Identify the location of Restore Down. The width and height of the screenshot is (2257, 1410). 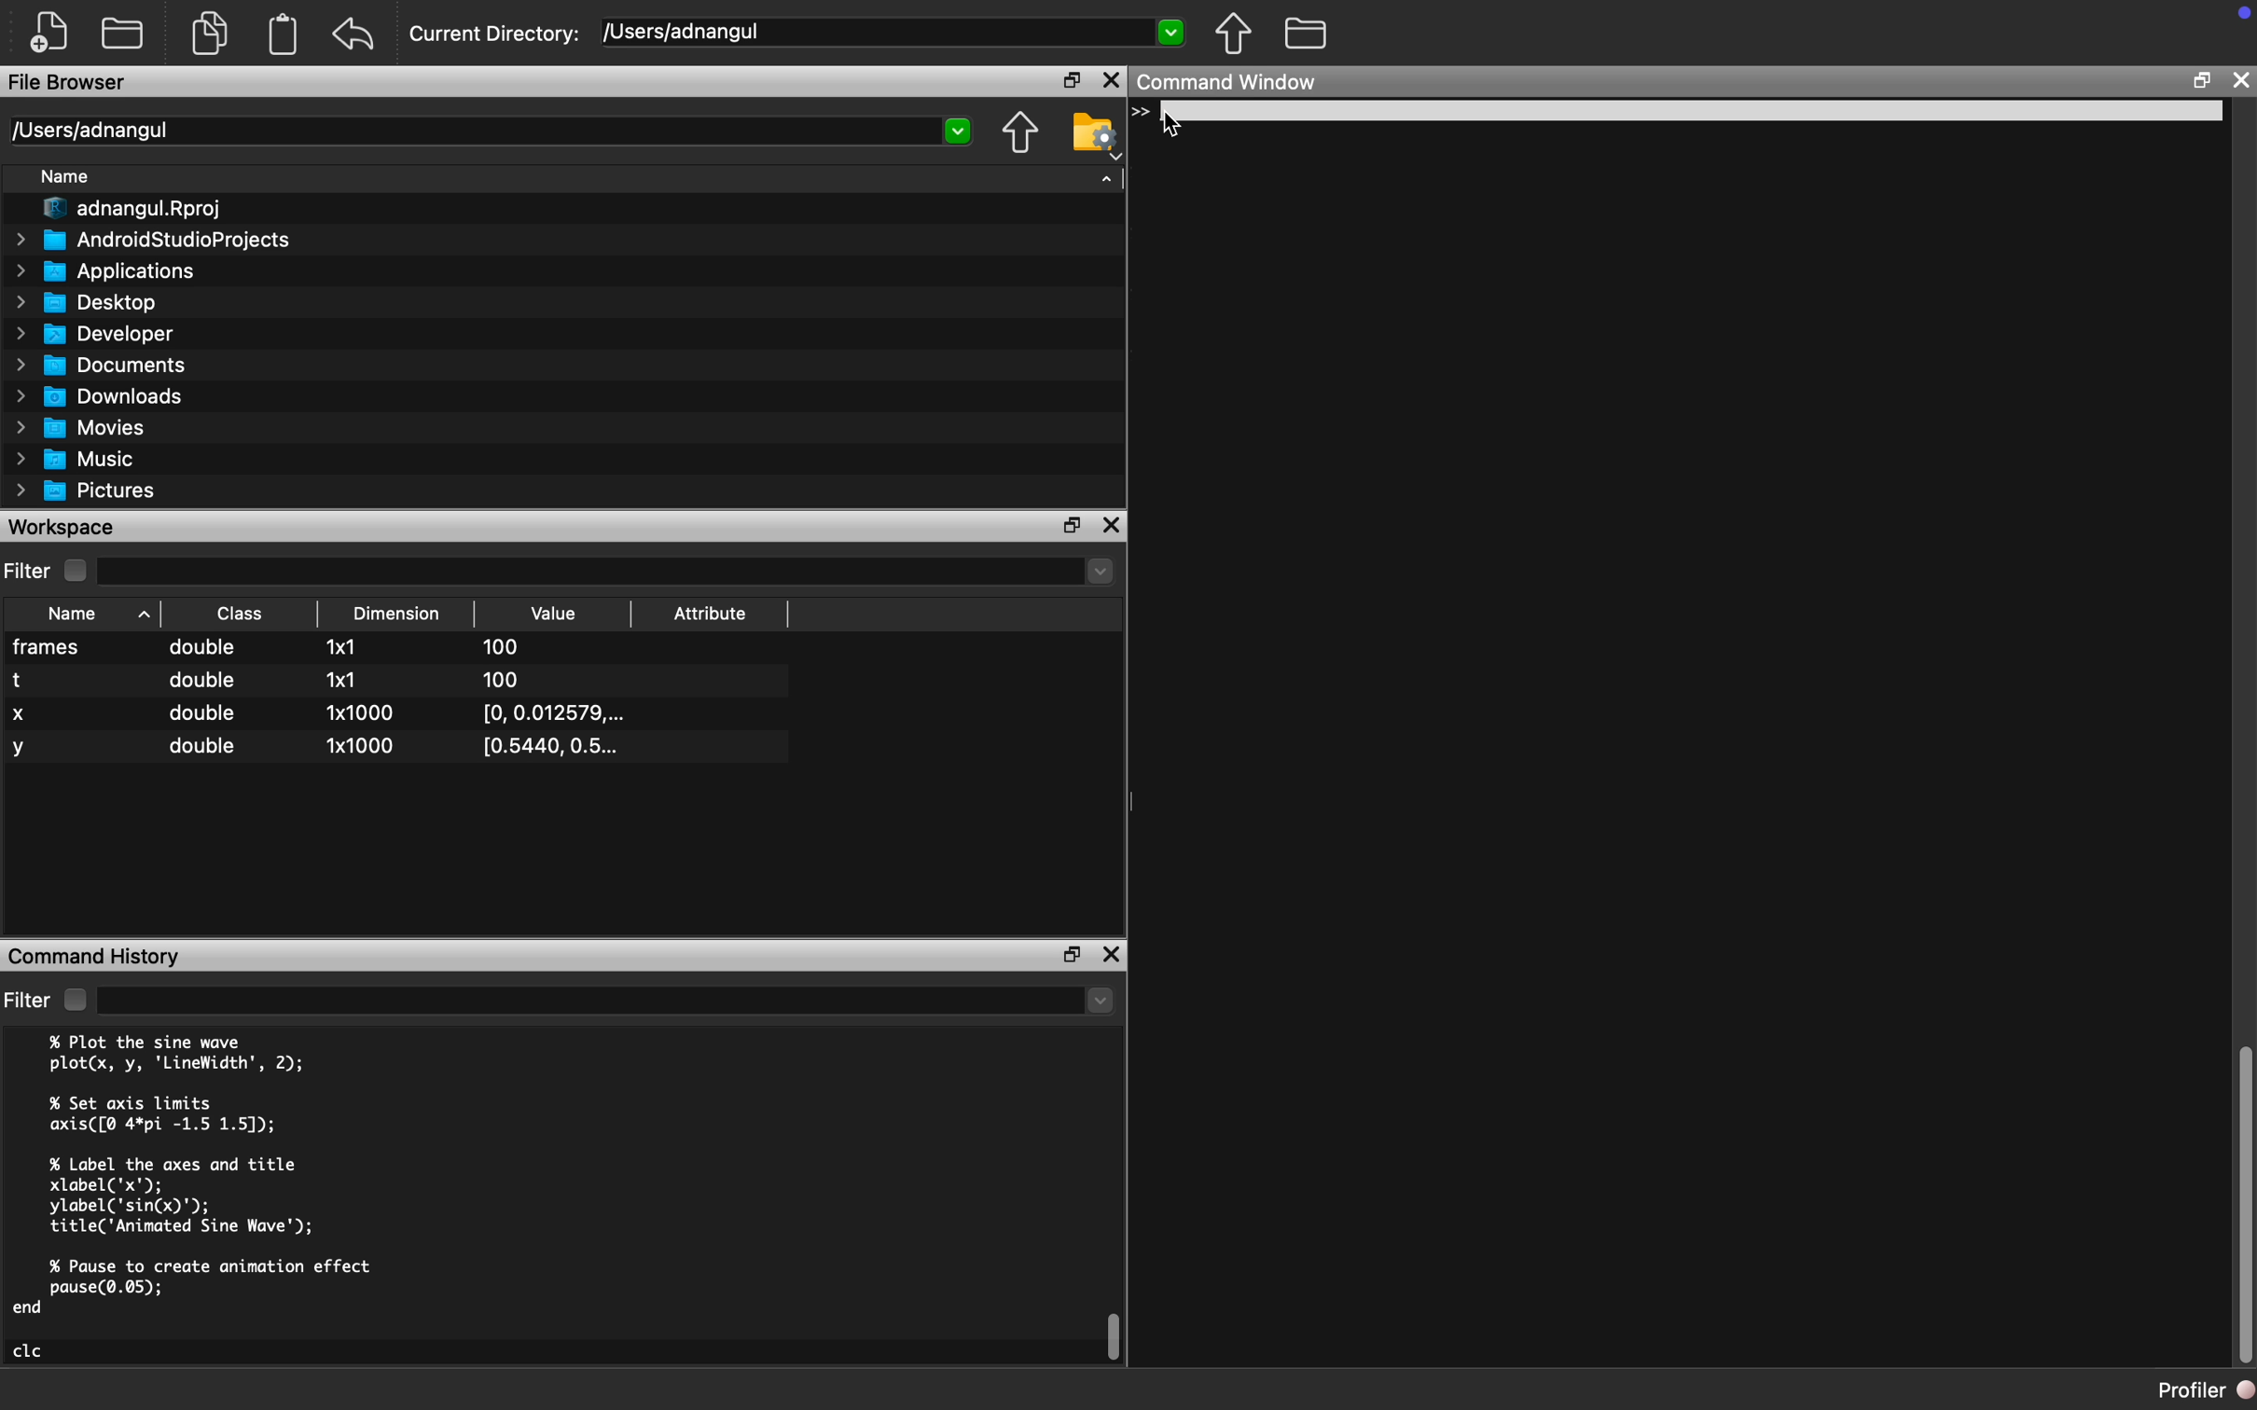
(1072, 80).